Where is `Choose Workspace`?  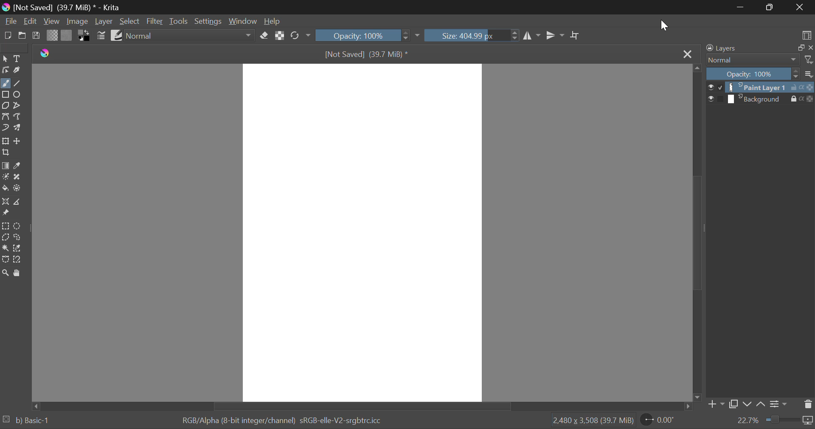
Choose Workspace is located at coordinates (802, 34).